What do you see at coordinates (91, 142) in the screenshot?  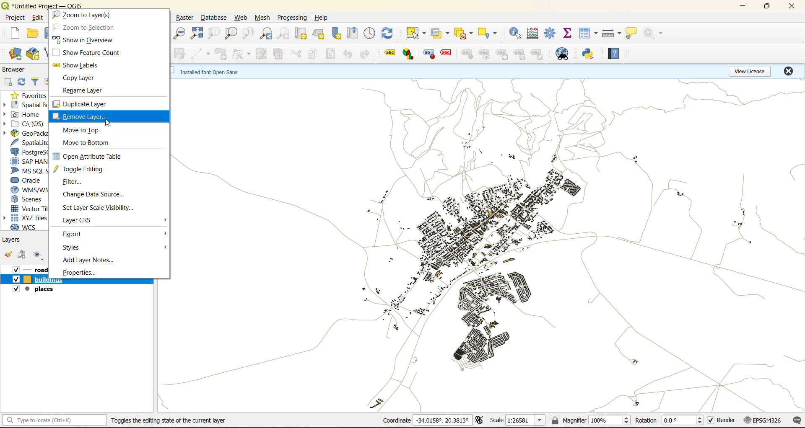 I see `move to bottom` at bounding box center [91, 142].